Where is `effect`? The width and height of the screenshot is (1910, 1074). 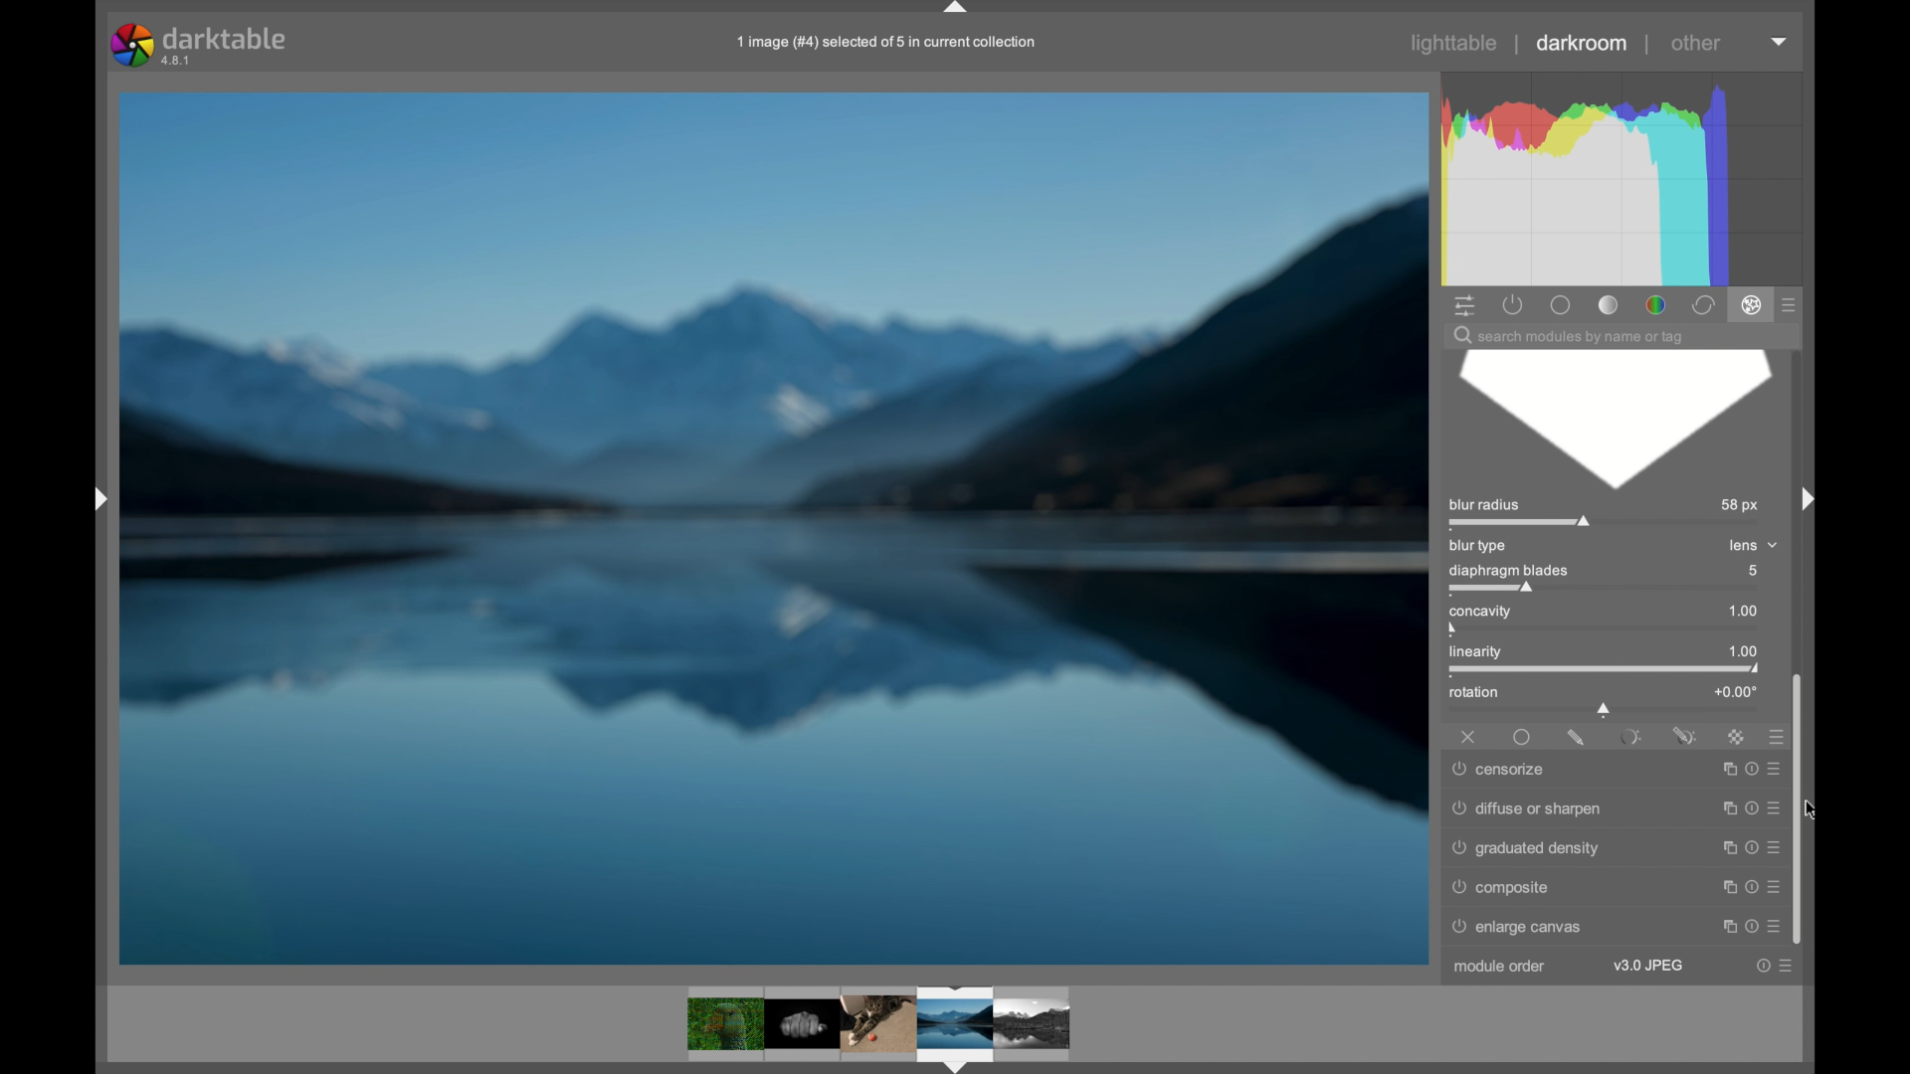 effect is located at coordinates (1751, 306).